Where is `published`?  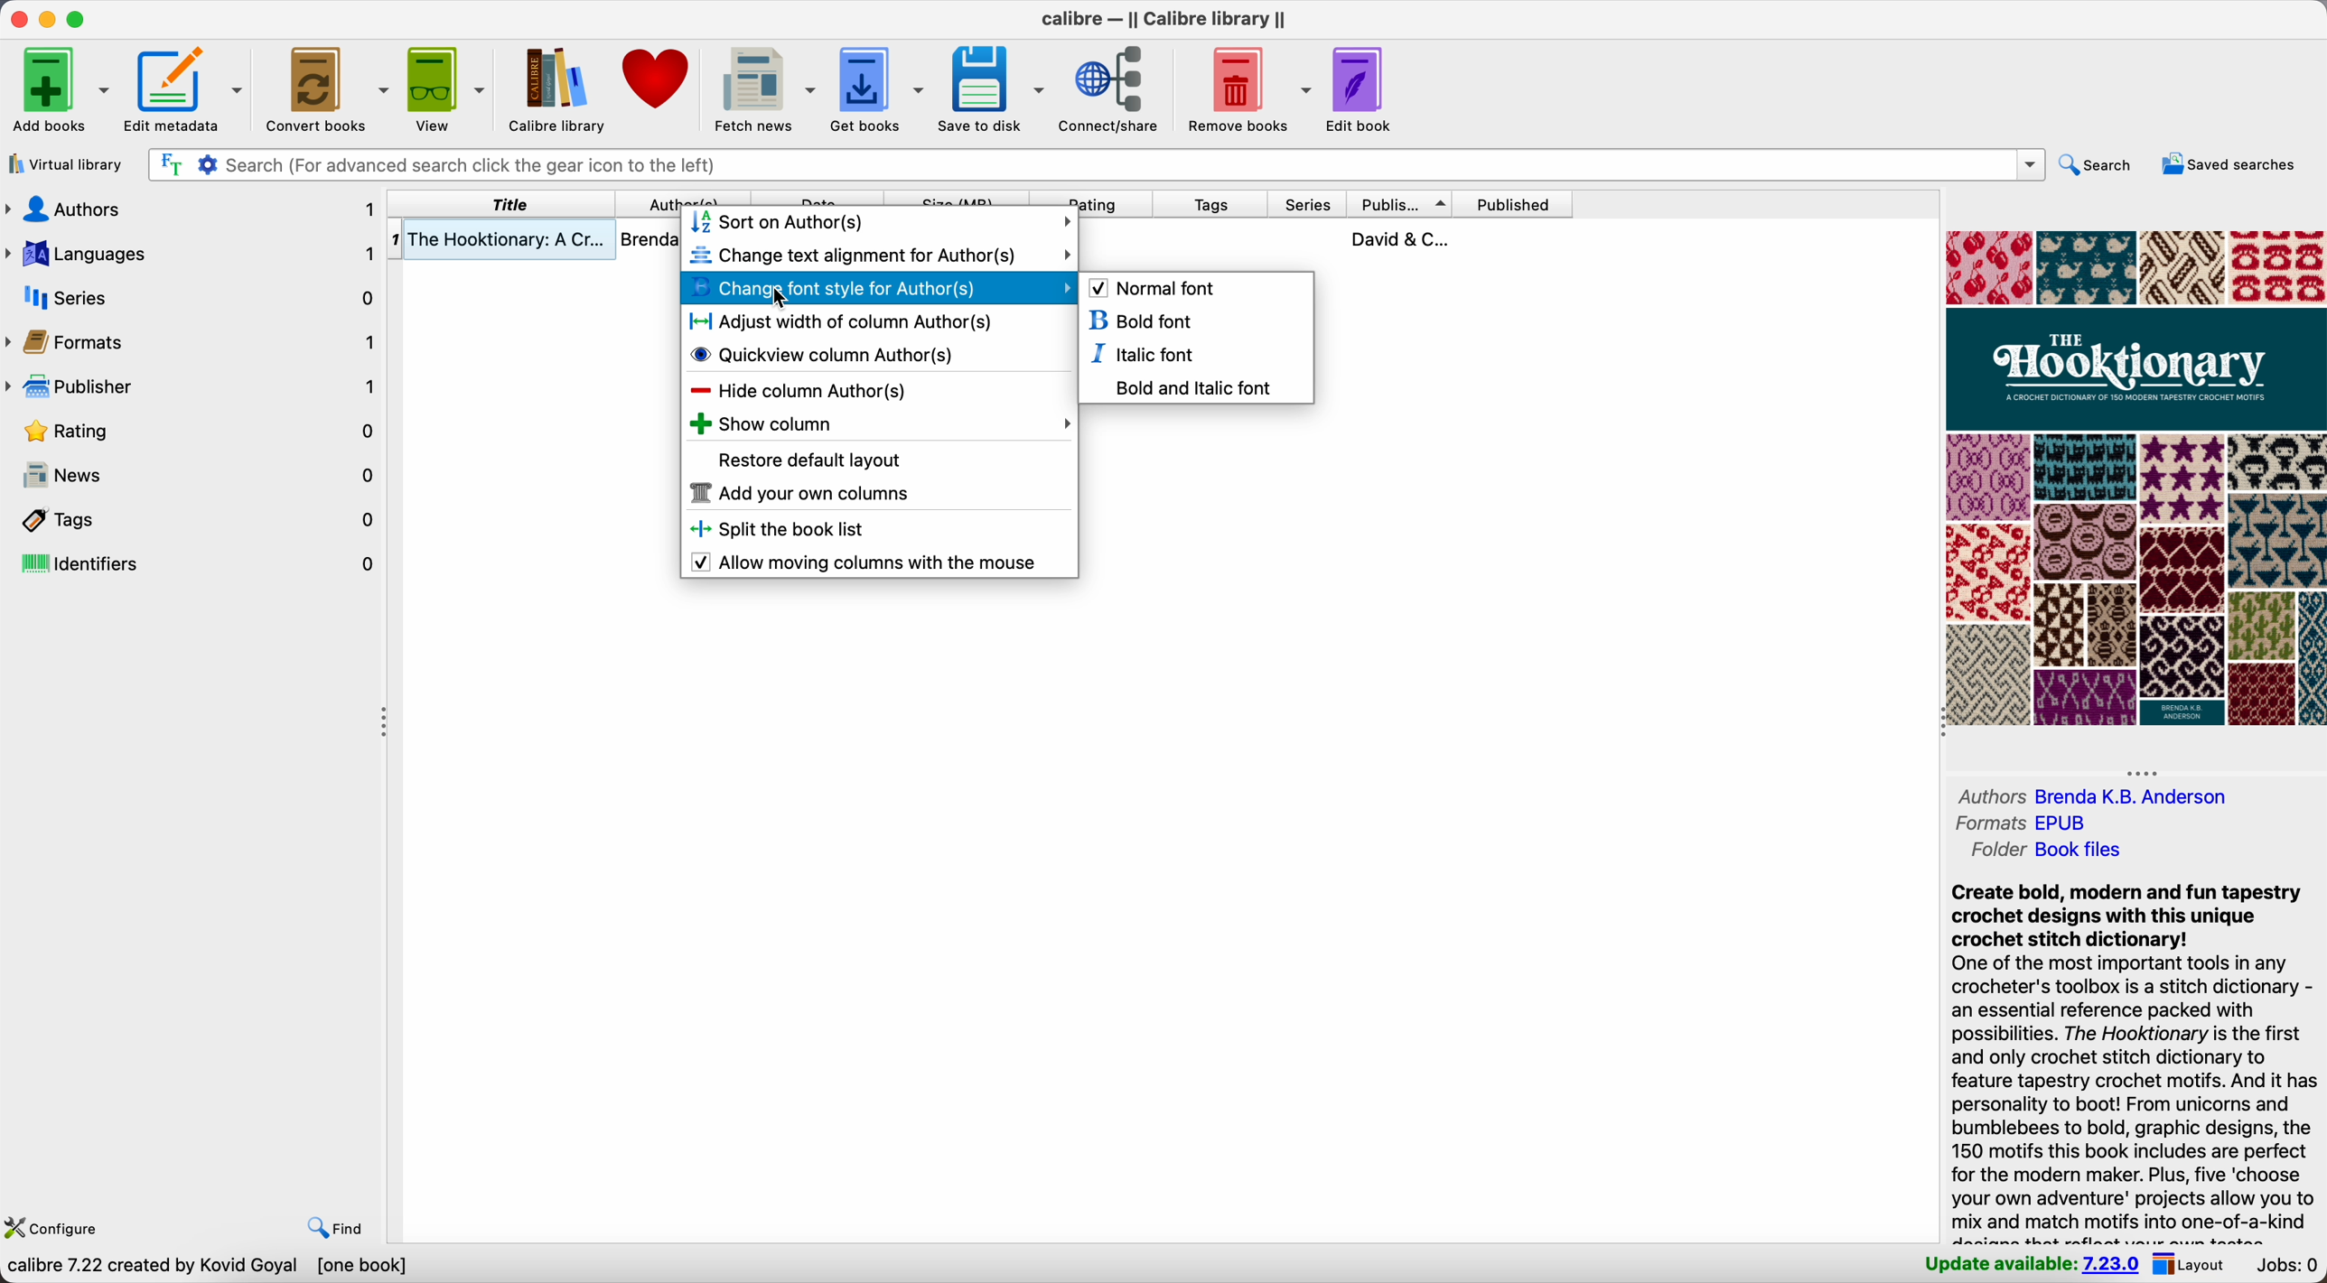 published is located at coordinates (1511, 203).